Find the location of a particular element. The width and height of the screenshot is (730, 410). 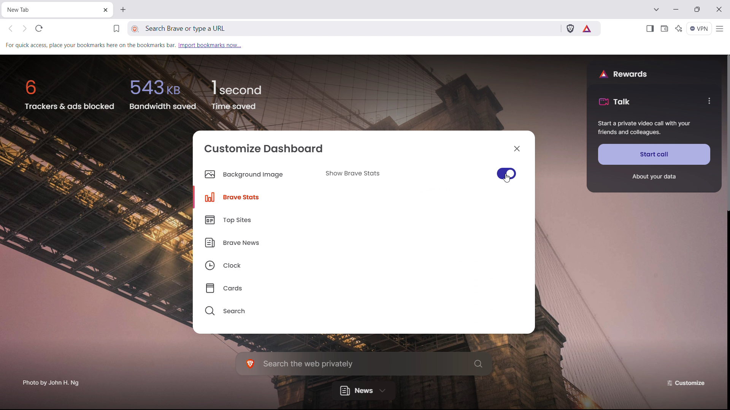

open sidebar is located at coordinates (649, 29).